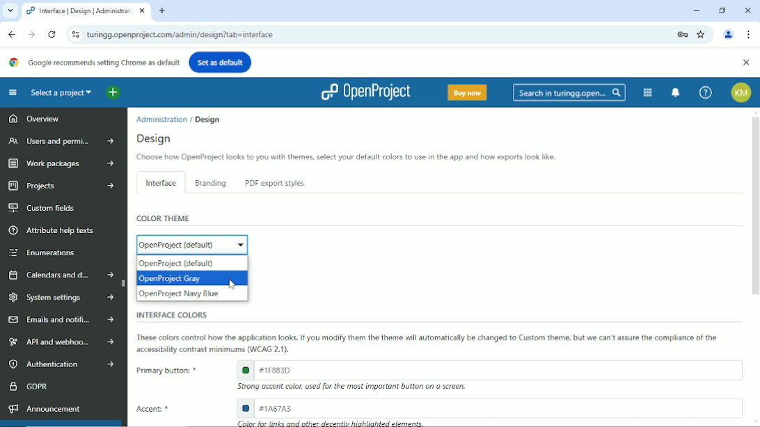  I want to click on Branding, so click(211, 183).